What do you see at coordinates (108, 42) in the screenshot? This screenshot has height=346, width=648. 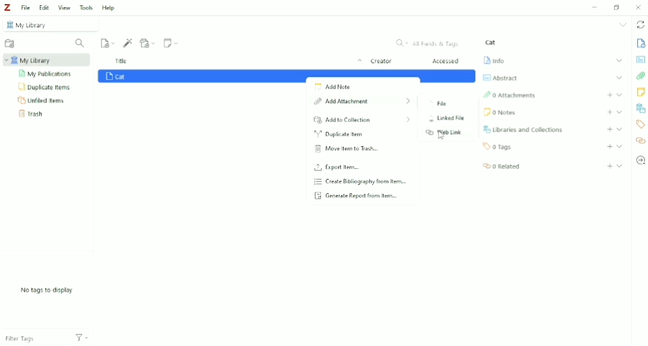 I see `New Item` at bounding box center [108, 42].